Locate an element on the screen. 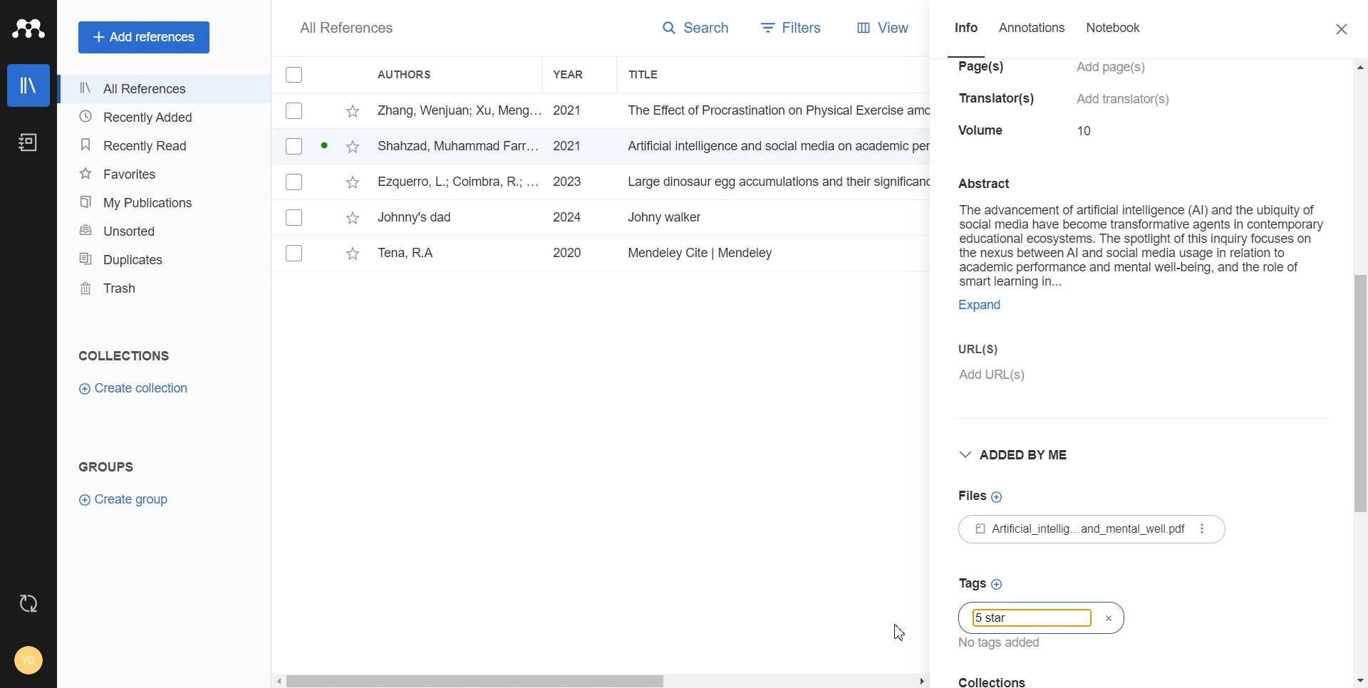  File is located at coordinates (603, 182).